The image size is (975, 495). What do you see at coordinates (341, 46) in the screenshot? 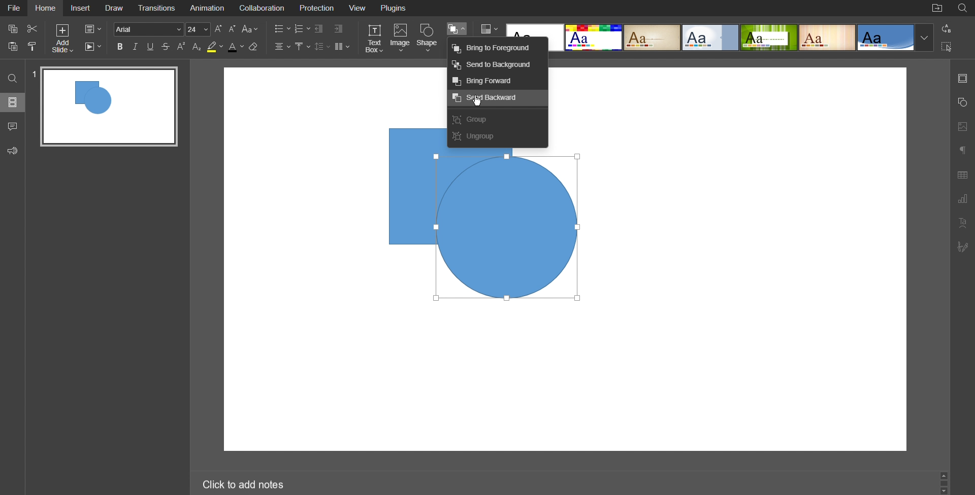
I see `Columns` at bounding box center [341, 46].